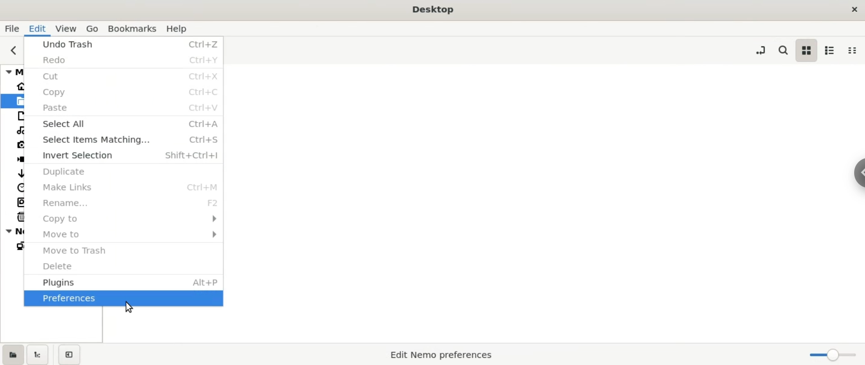  Describe the element at coordinates (809, 50) in the screenshot. I see `icon view` at that location.